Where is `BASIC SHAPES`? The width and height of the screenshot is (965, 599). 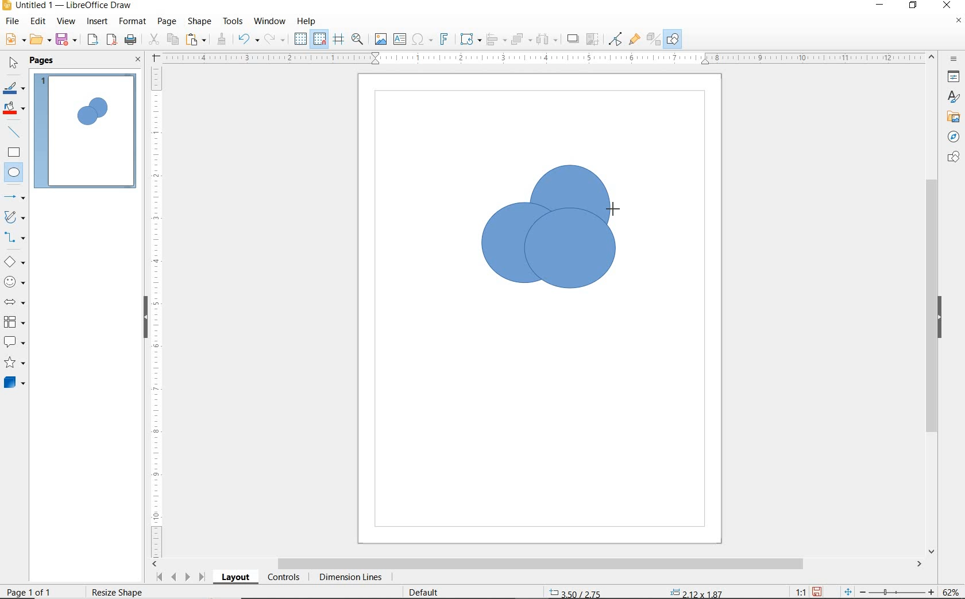
BASIC SHAPES is located at coordinates (15, 263).